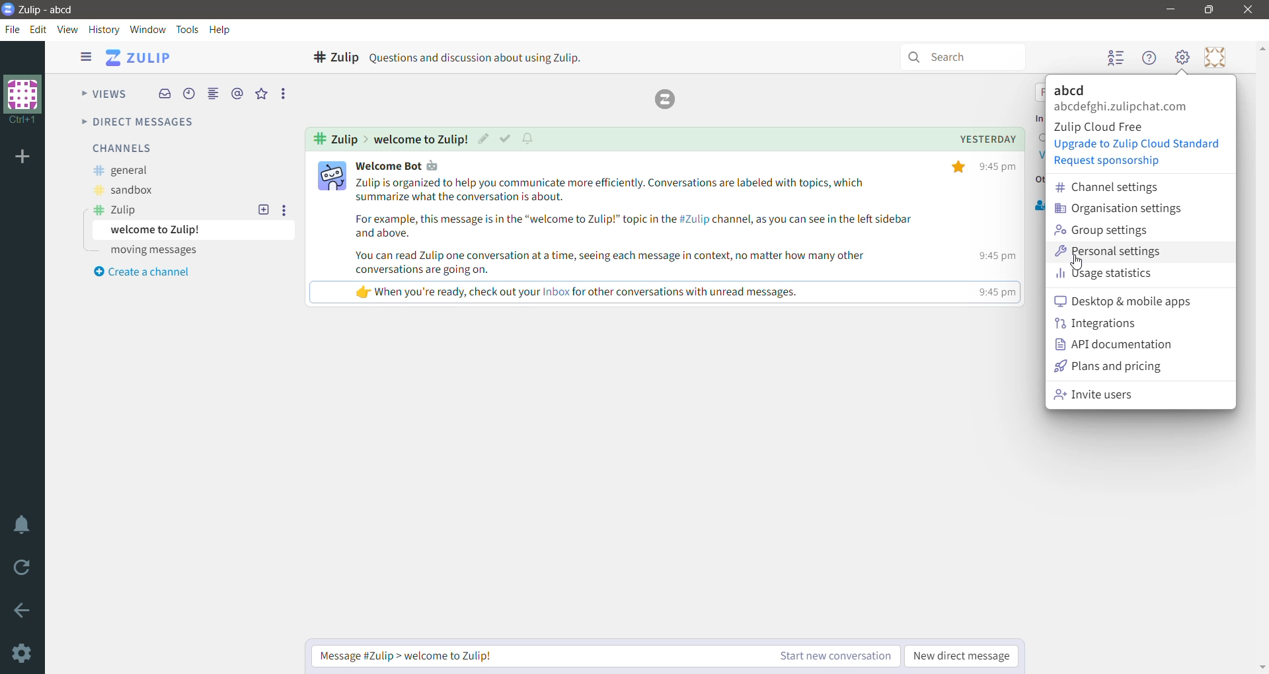 The height and width of the screenshot is (674, 1269). Describe the element at coordinates (506, 138) in the screenshot. I see `Mark as read` at that location.